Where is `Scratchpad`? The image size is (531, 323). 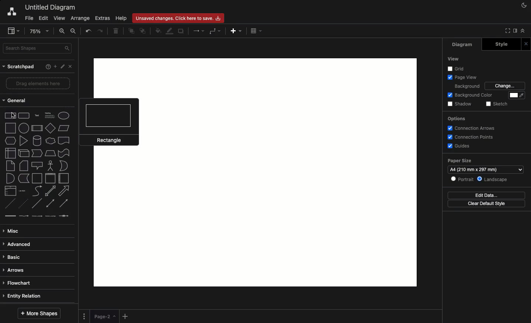 Scratchpad is located at coordinates (18, 68).